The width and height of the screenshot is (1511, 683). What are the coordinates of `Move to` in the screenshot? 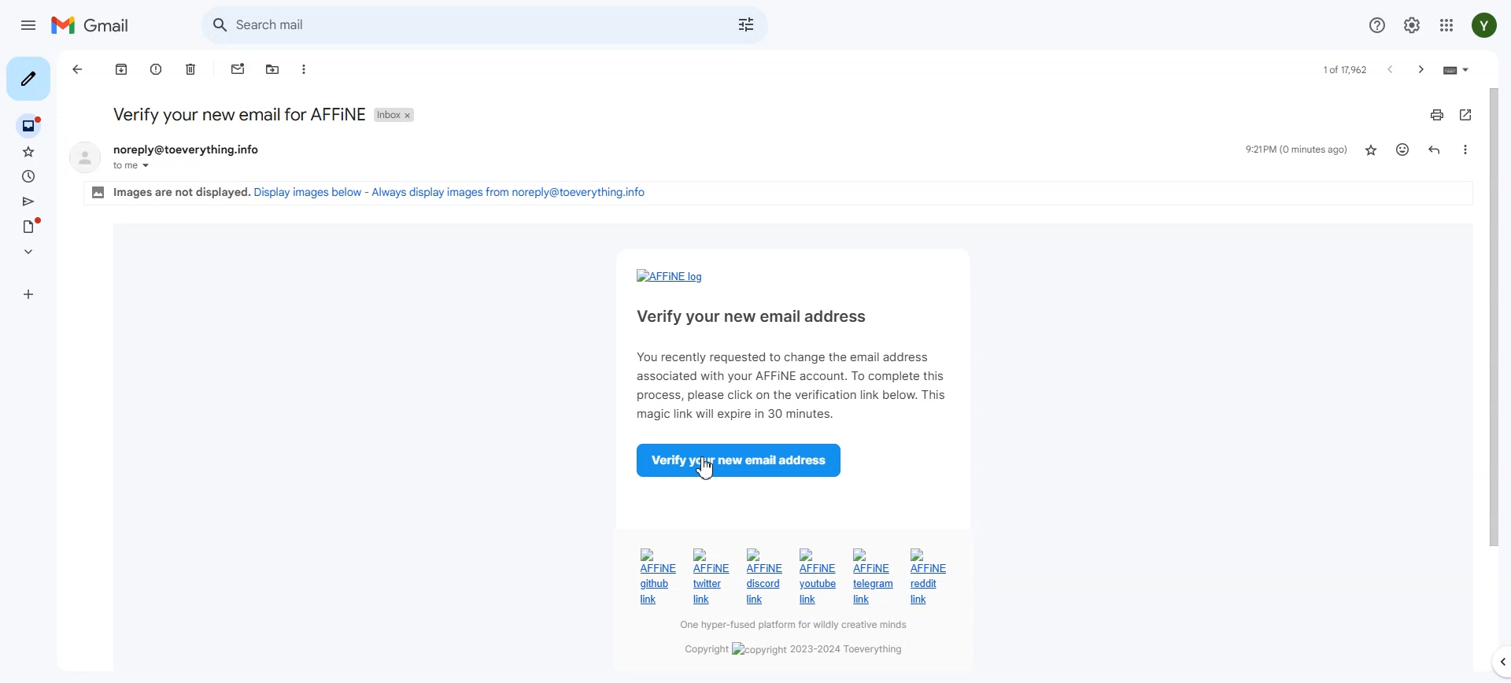 It's located at (273, 70).